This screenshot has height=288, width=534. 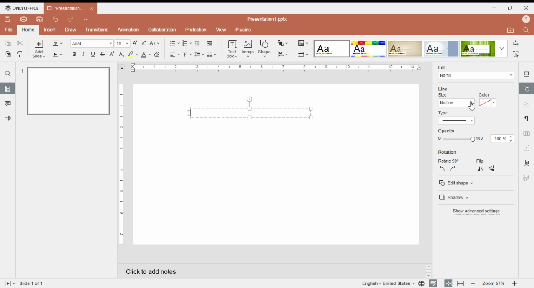 What do you see at coordinates (56, 20) in the screenshot?
I see `undo` at bounding box center [56, 20].